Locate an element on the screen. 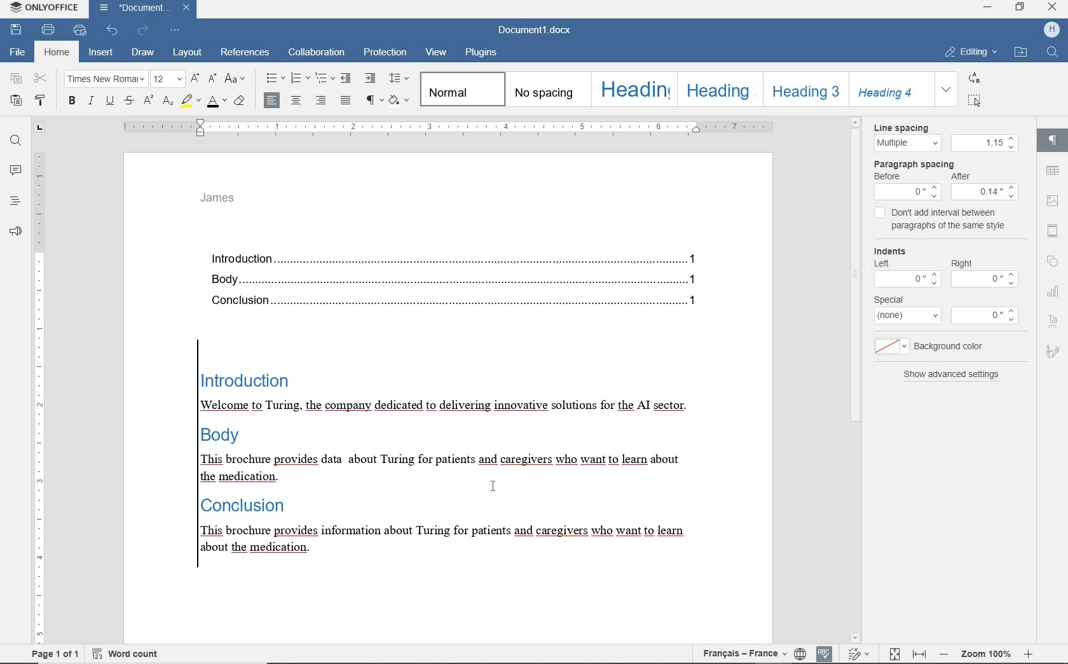 The width and height of the screenshot is (1068, 664). heading 2 is located at coordinates (717, 88).